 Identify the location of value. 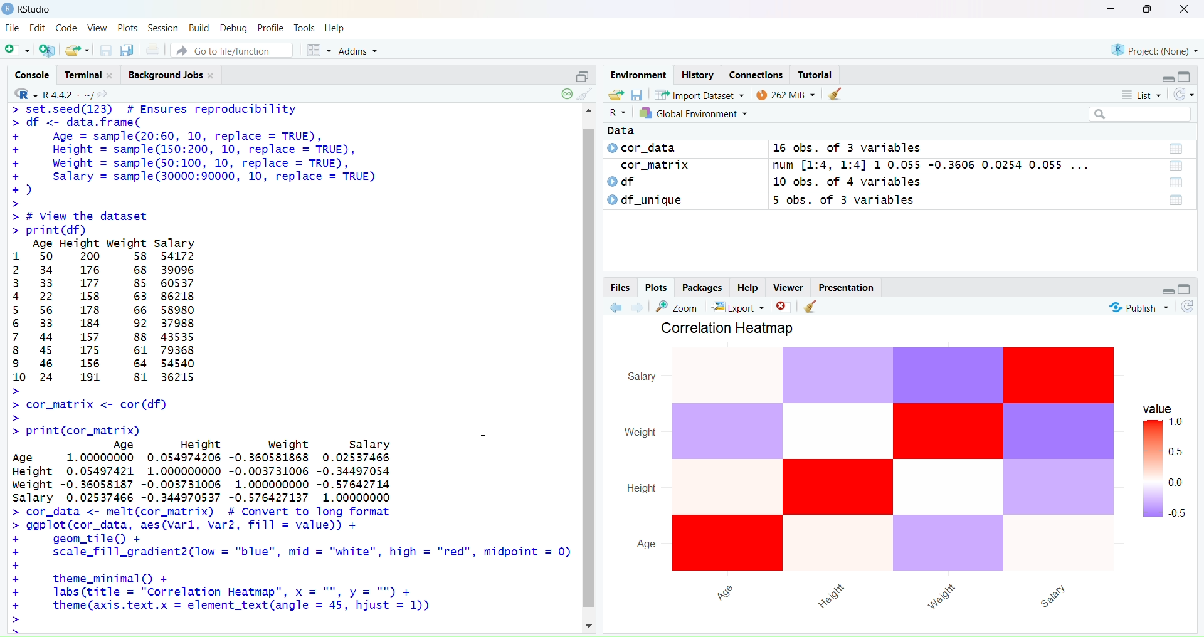
(1154, 409).